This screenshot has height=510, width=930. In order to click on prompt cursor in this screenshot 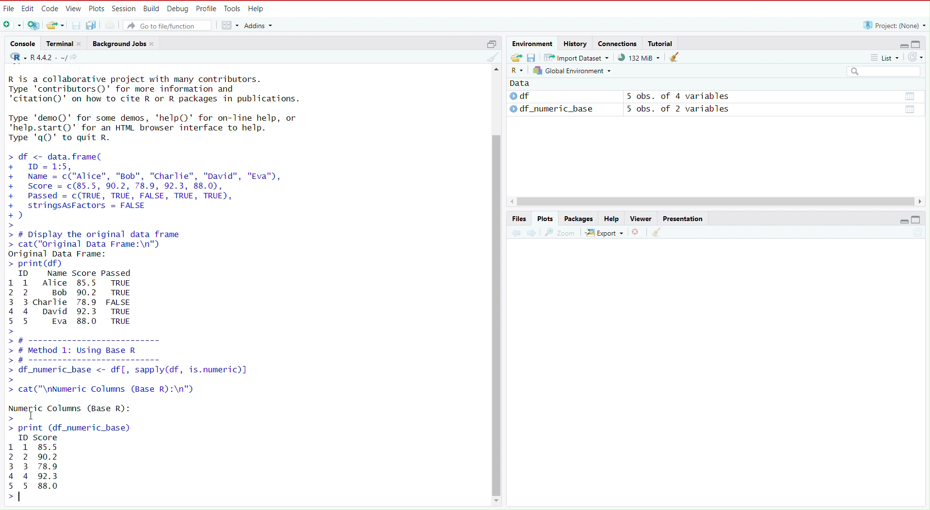, I will do `click(16, 224)`.